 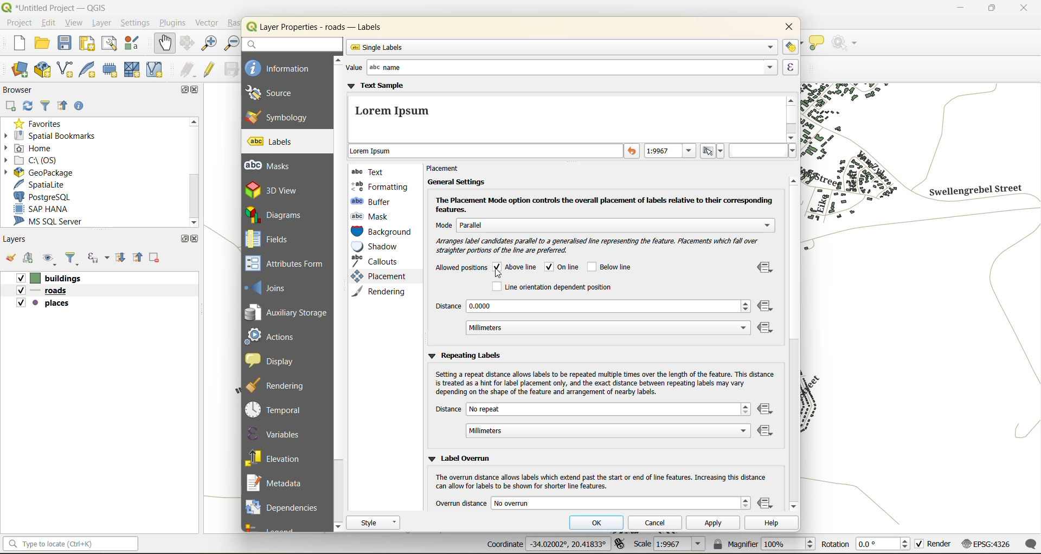 I want to click on placement, so click(x=377, y=276).